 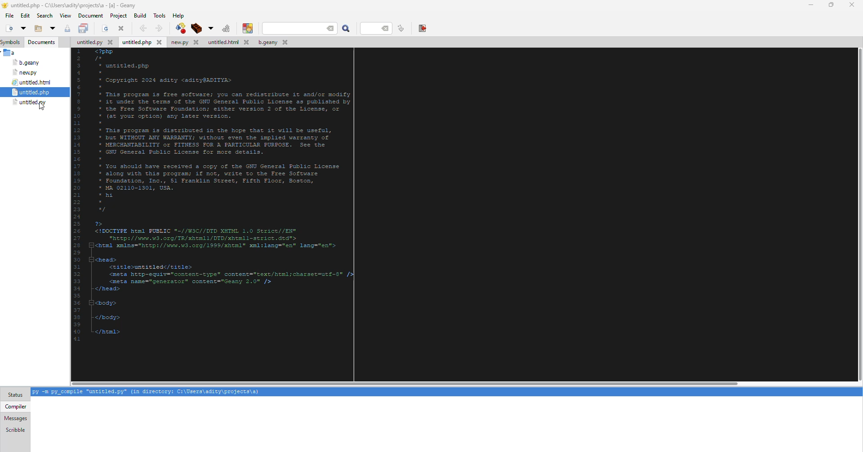 What do you see at coordinates (255, 205) in the screenshot?
I see `code` at bounding box center [255, 205].